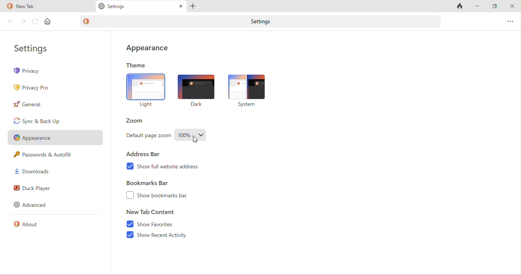 This screenshot has width=521, height=275. Describe the element at coordinates (31, 225) in the screenshot. I see `about` at that location.